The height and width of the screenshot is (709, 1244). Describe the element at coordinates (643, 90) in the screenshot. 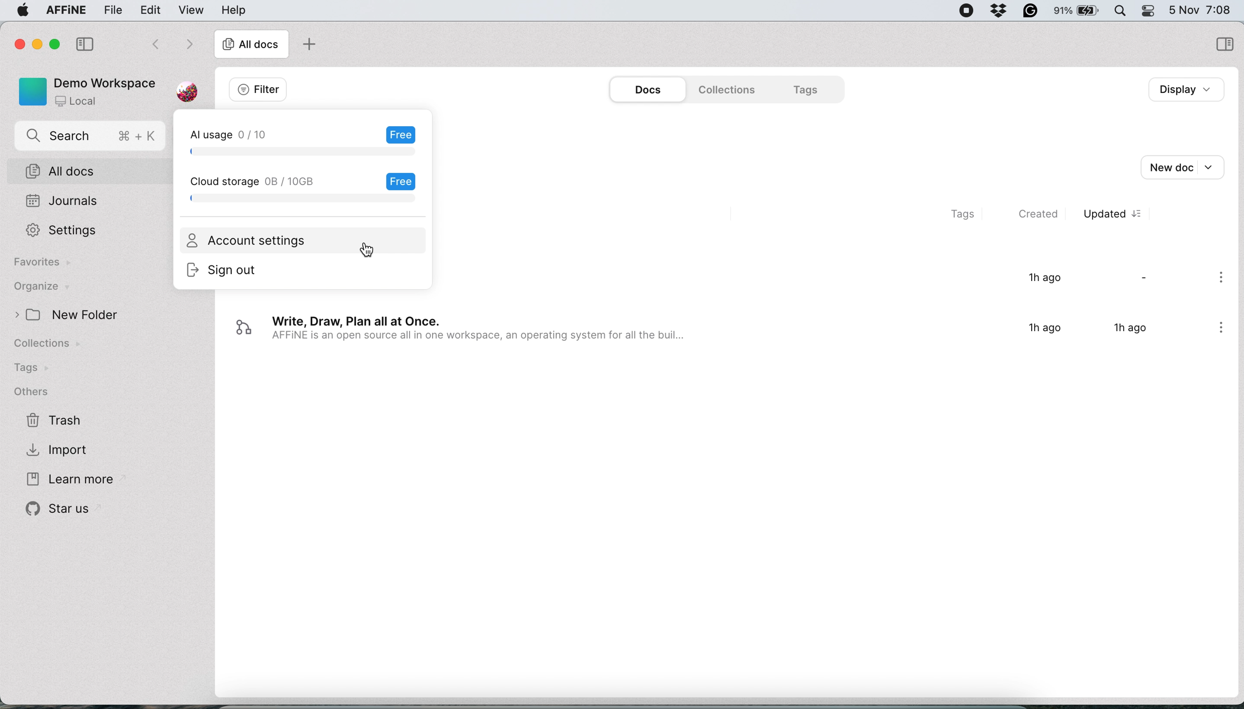

I see `docs` at that location.